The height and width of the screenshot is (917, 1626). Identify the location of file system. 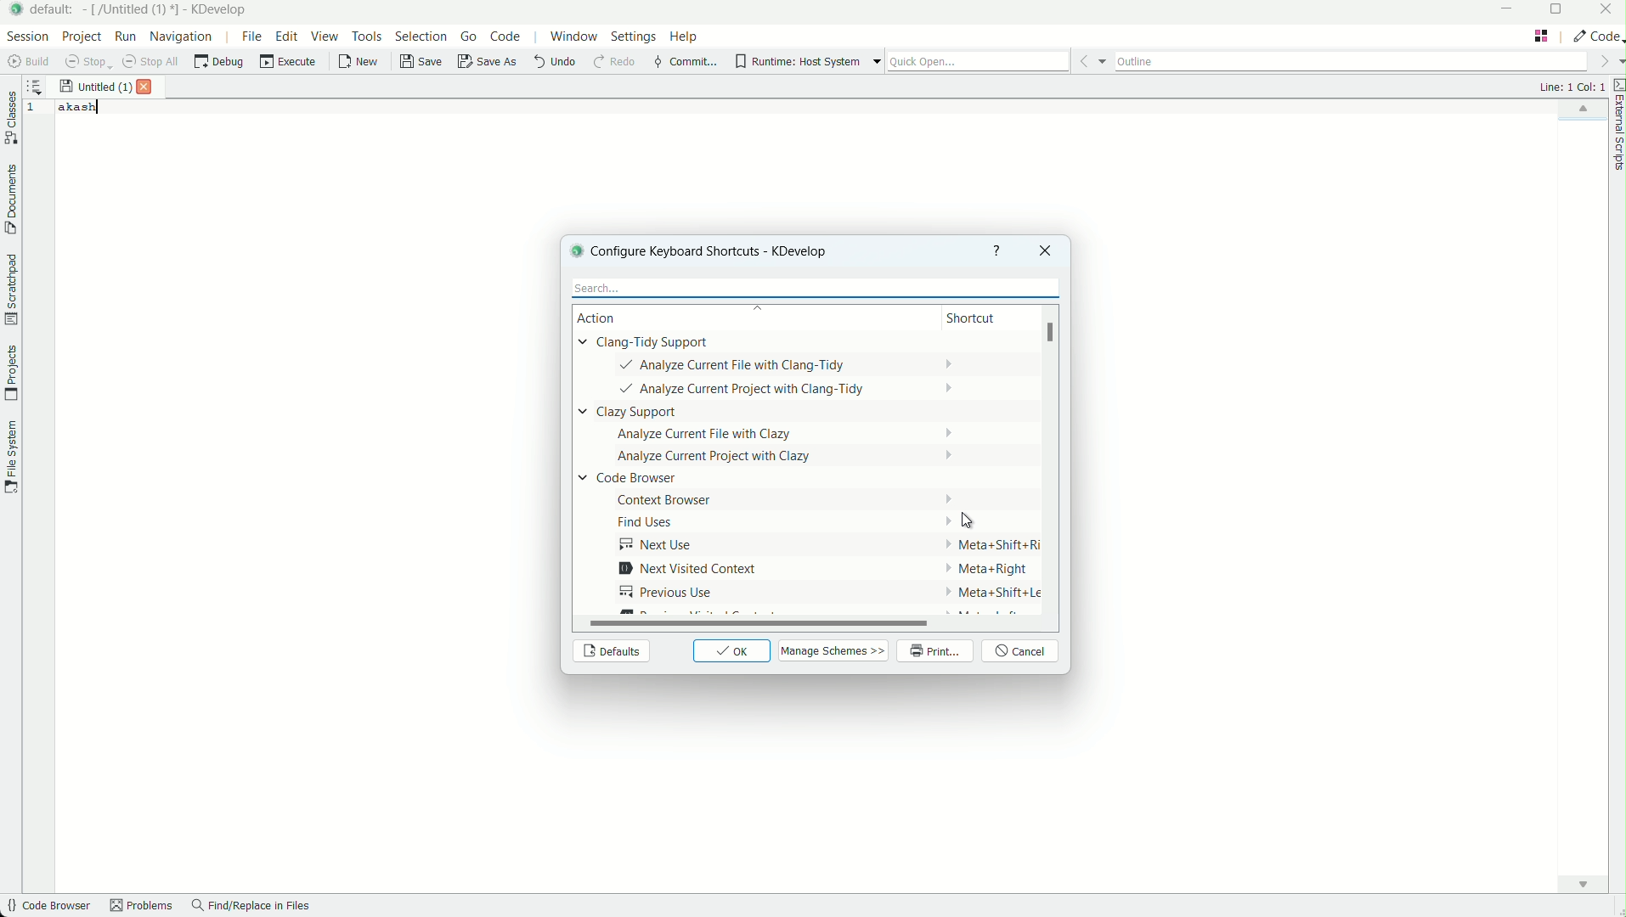
(10, 454).